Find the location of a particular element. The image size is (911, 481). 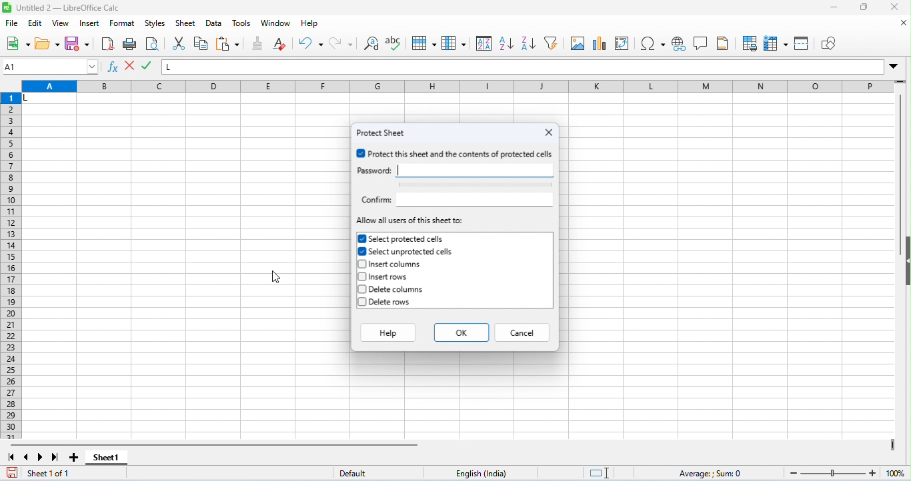

format is located at coordinates (123, 25).